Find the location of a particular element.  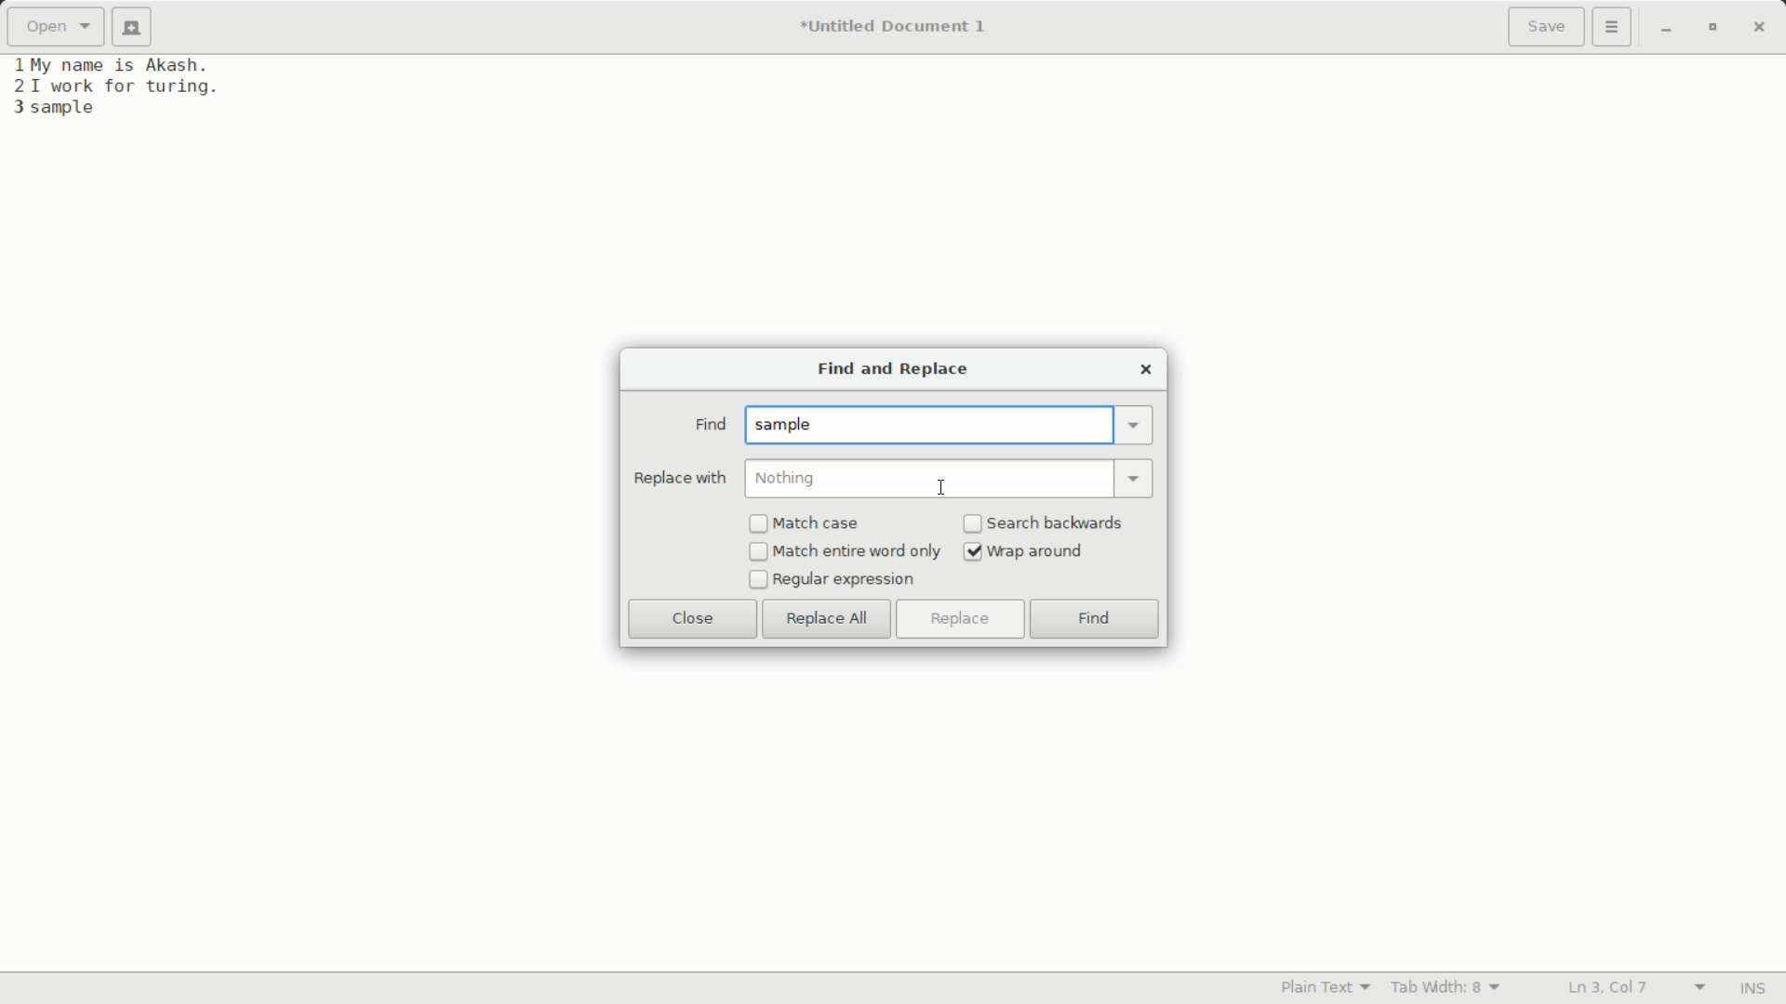

minimize is located at coordinates (1666, 29).